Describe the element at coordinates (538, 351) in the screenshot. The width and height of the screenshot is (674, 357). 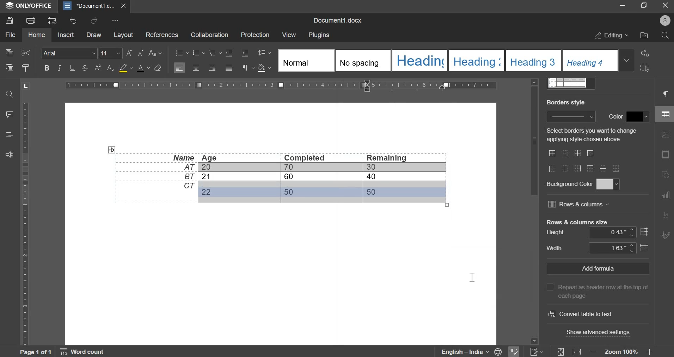
I see `numericals` at that location.